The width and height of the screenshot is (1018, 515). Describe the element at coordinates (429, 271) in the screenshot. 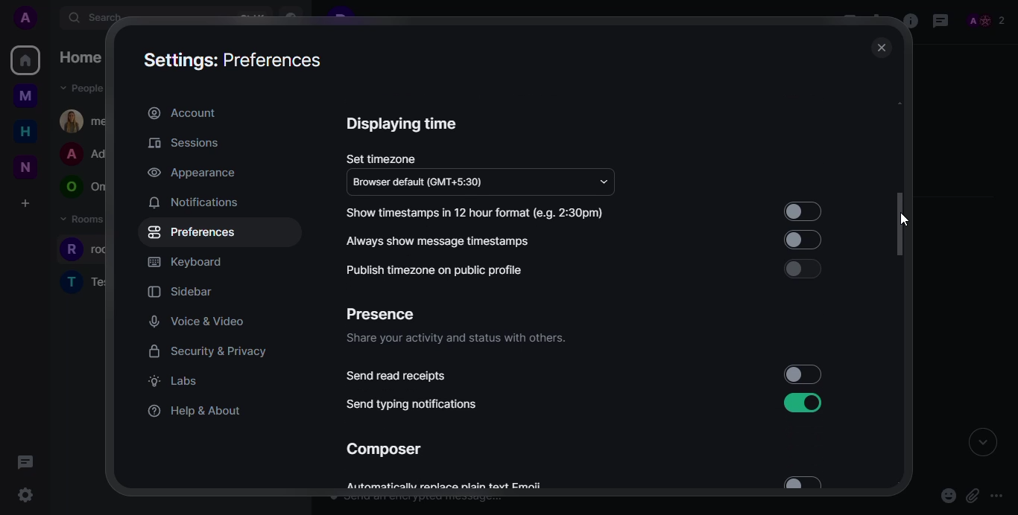

I see `Publish timezone on public profile` at that location.